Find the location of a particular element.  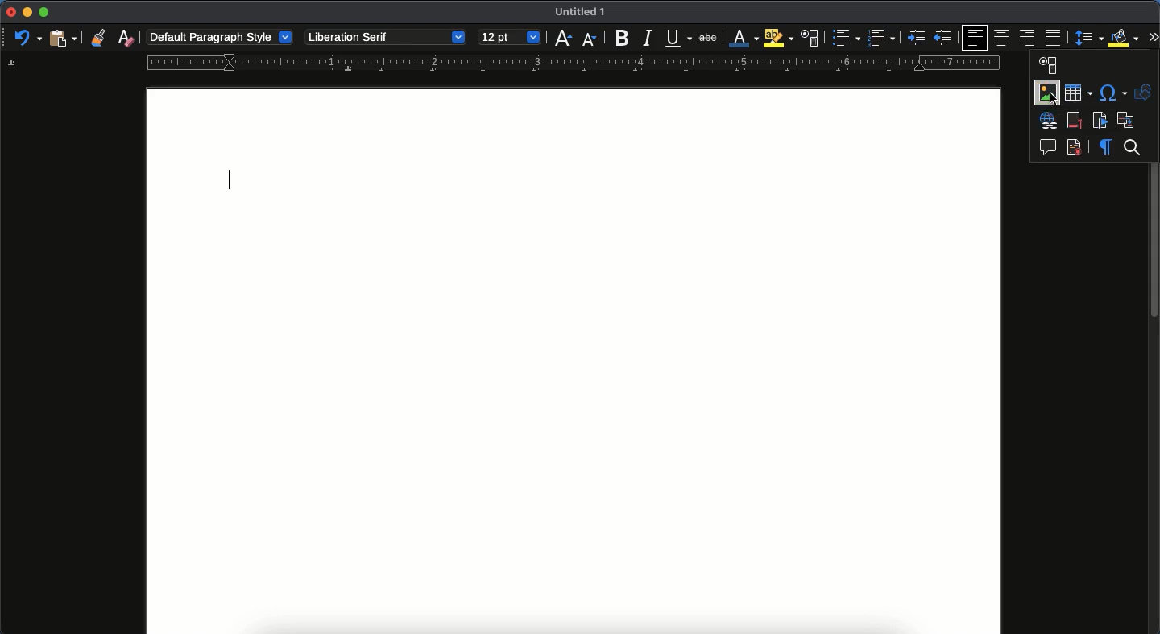

search is located at coordinates (1132, 148).